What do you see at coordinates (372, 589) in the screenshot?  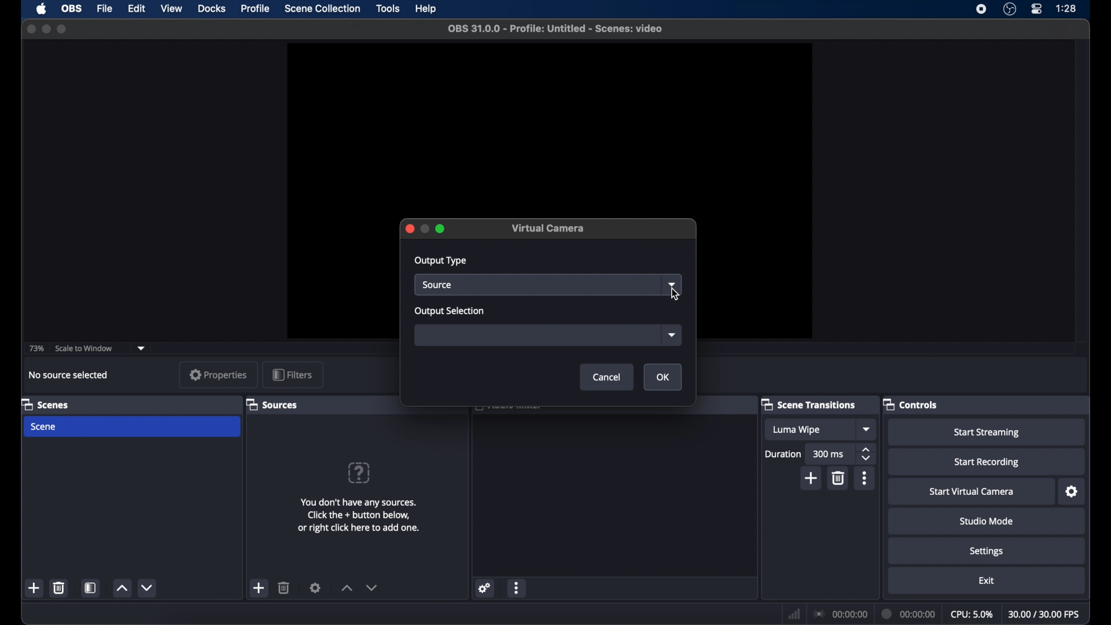 I see `decrement` at bounding box center [372, 589].